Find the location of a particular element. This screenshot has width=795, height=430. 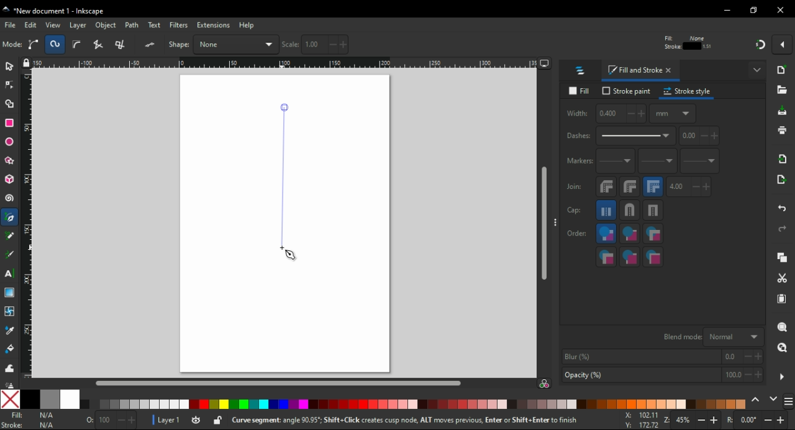

pen tool is located at coordinates (11, 218).